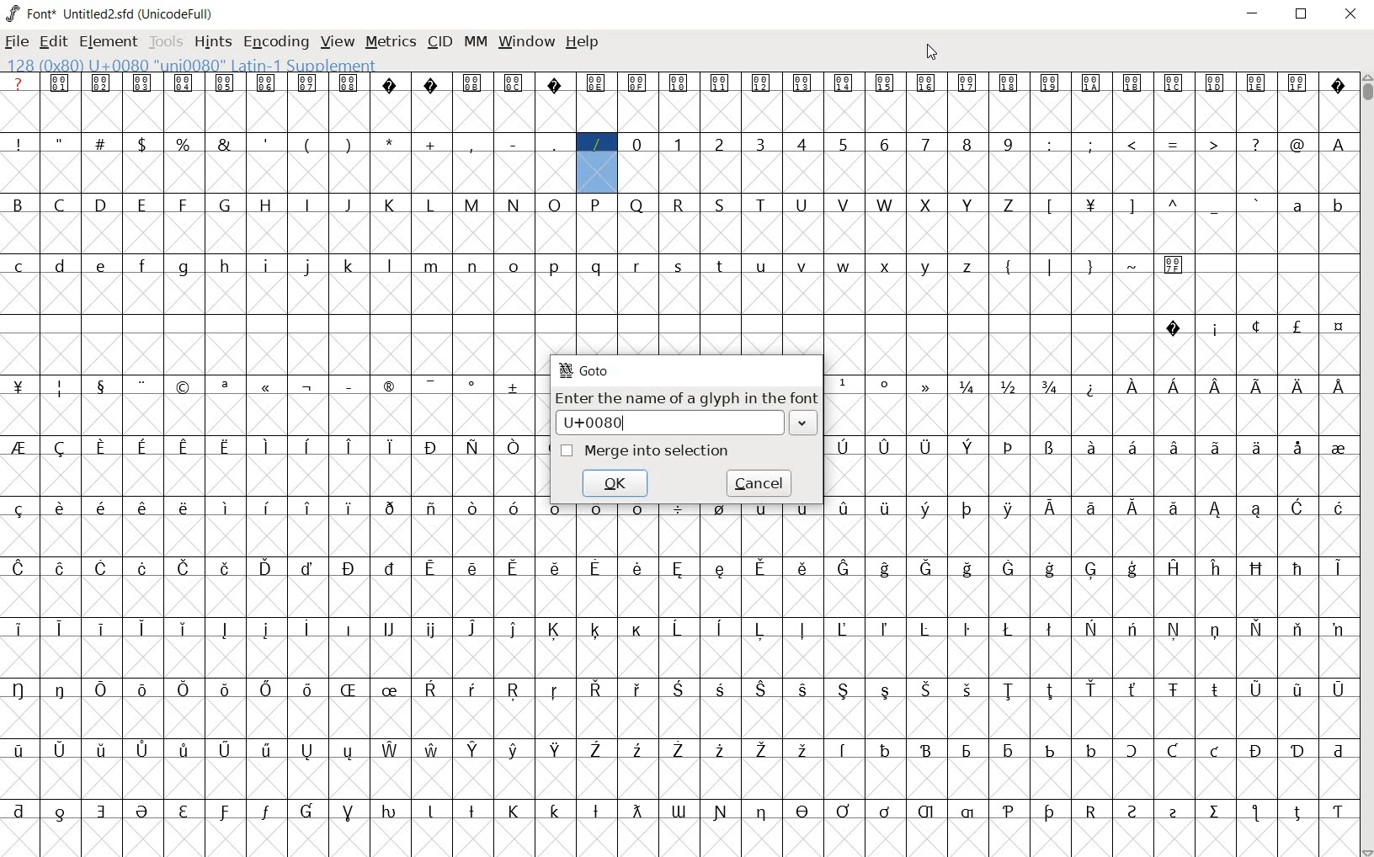 The width and height of the screenshot is (1374, 857). I want to click on glyph, so click(1297, 507).